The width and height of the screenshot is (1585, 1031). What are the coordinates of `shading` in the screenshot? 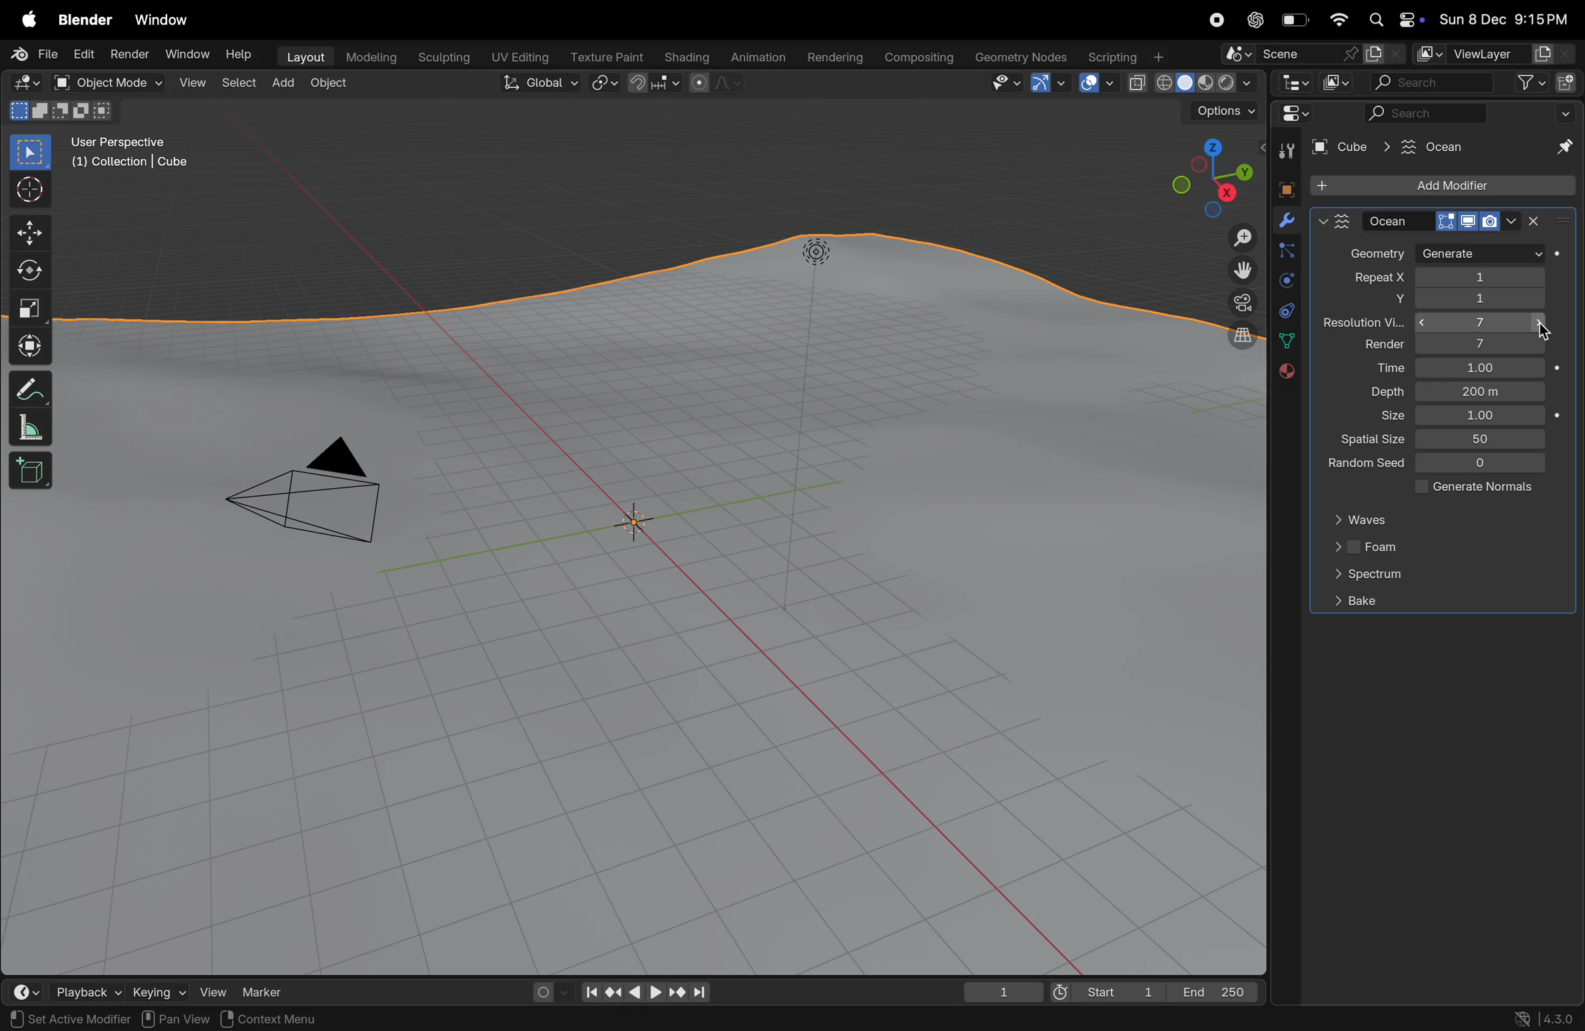 It's located at (683, 55).